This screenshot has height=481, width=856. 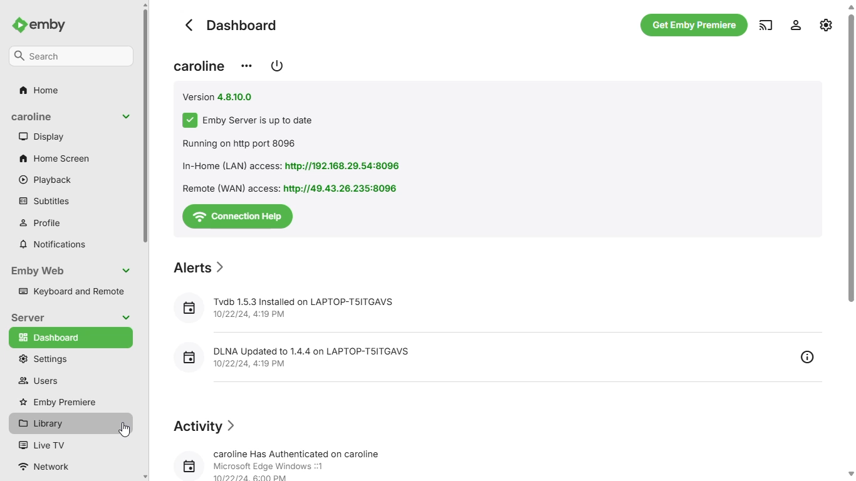 I want to click on library, so click(x=56, y=424).